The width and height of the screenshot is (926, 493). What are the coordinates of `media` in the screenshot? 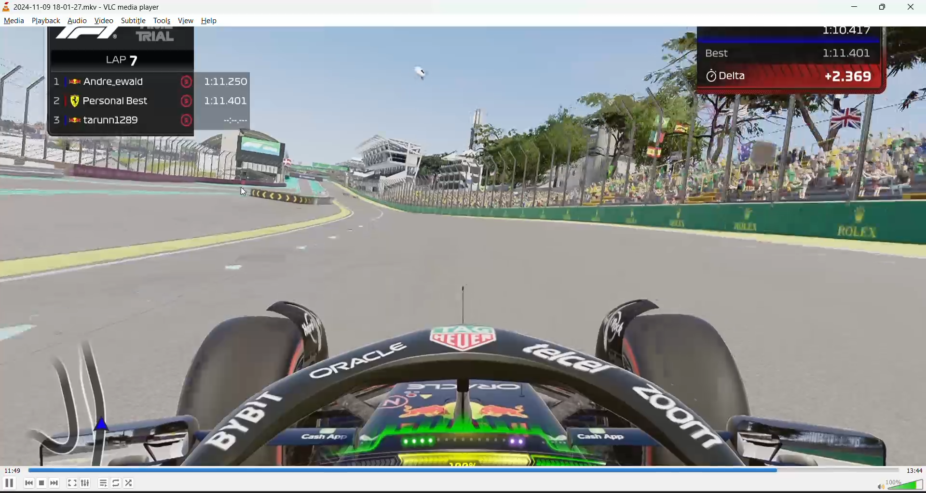 It's located at (14, 22).